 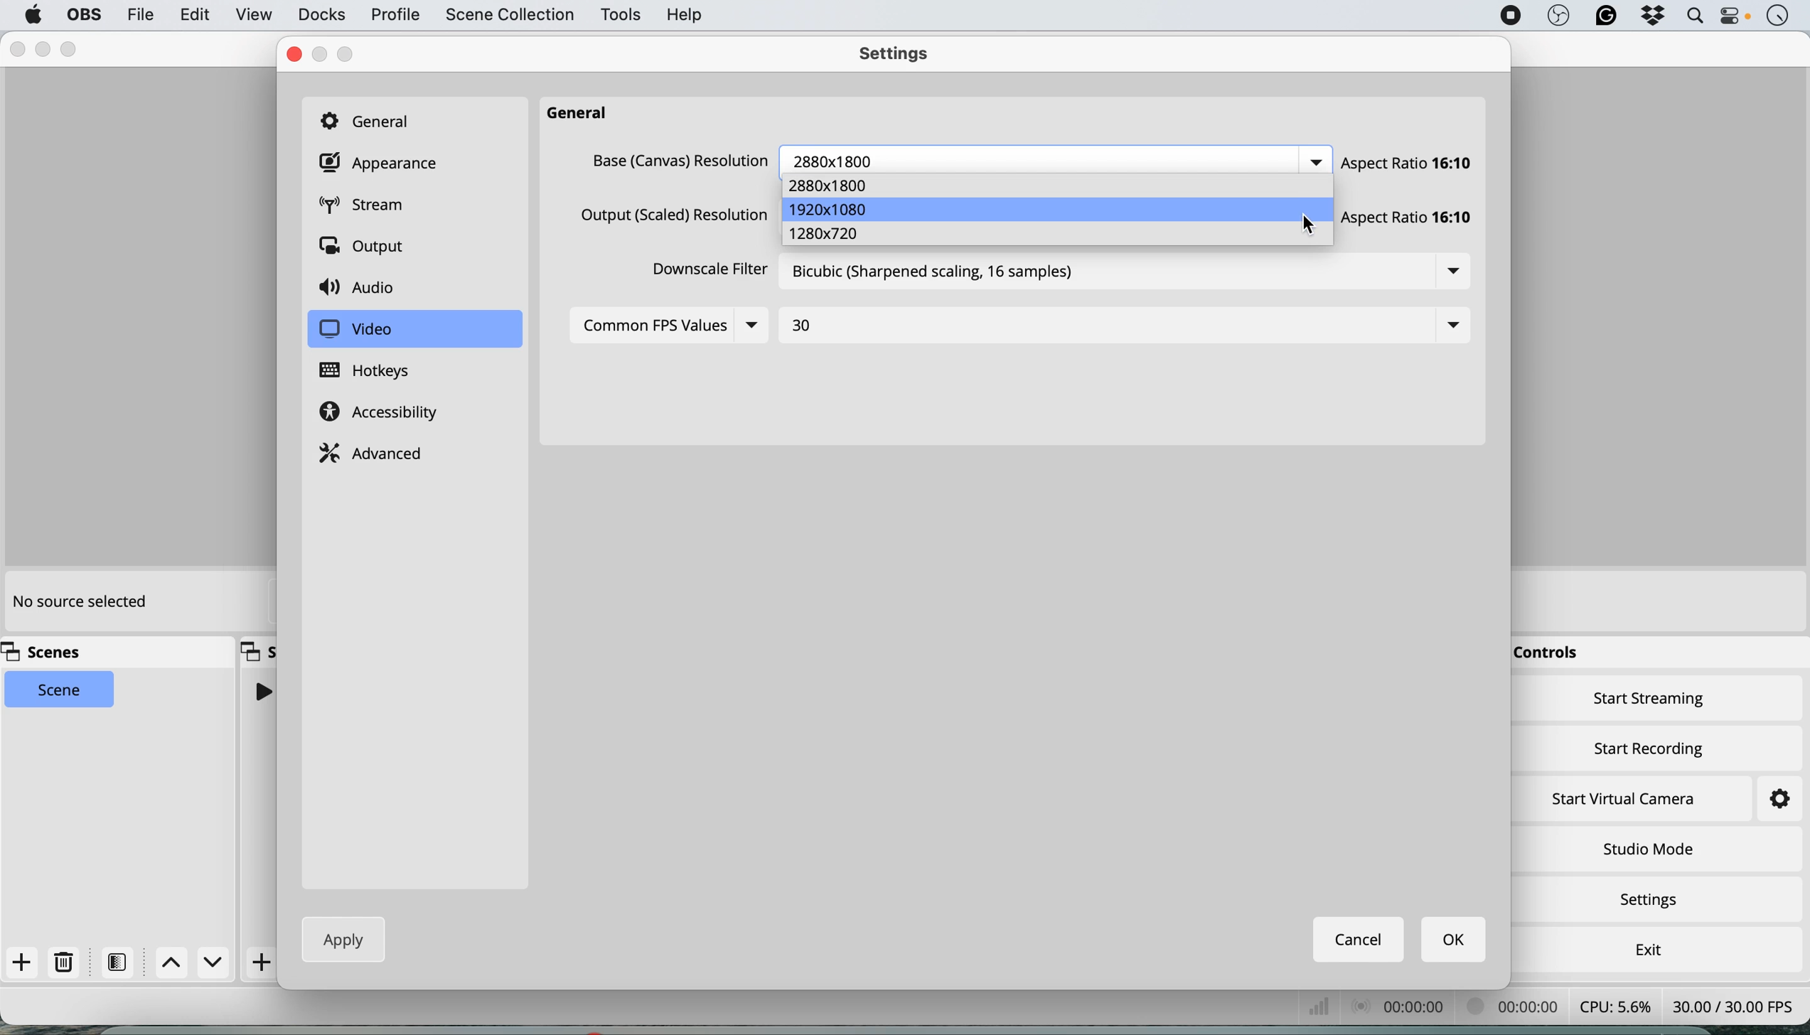 I want to click on 1280x720, so click(x=824, y=235).